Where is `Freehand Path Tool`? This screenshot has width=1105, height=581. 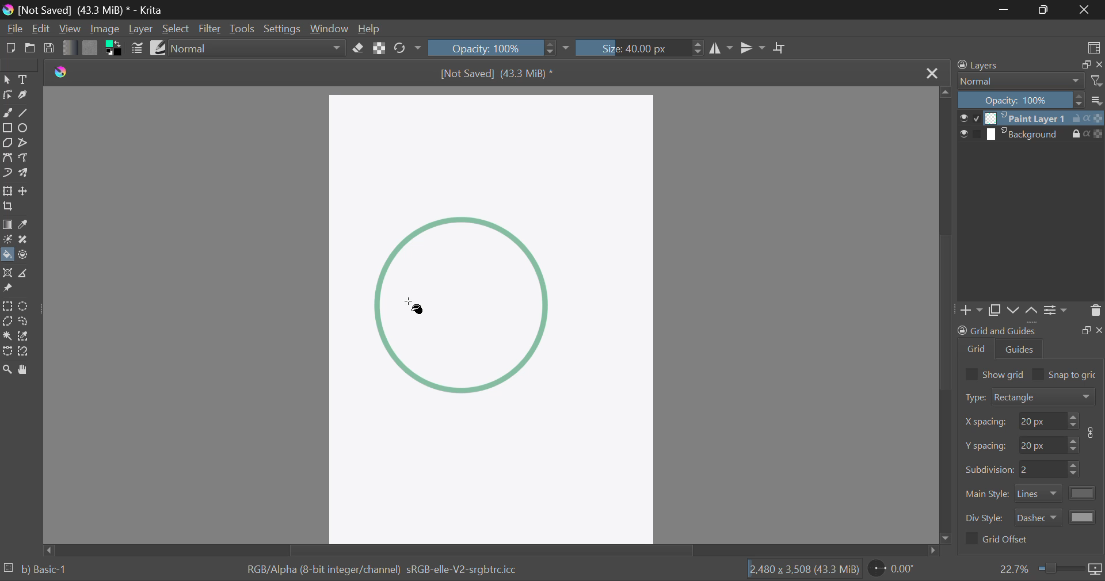 Freehand Path Tool is located at coordinates (24, 157).